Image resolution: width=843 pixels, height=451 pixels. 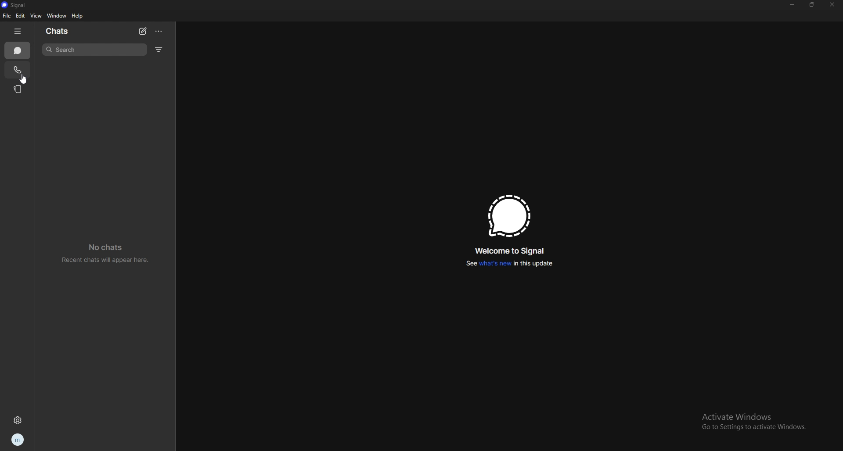 What do you see at coordinates (18, 89) in the screenshot?
I see `stories` at bounding box center [18, 89].